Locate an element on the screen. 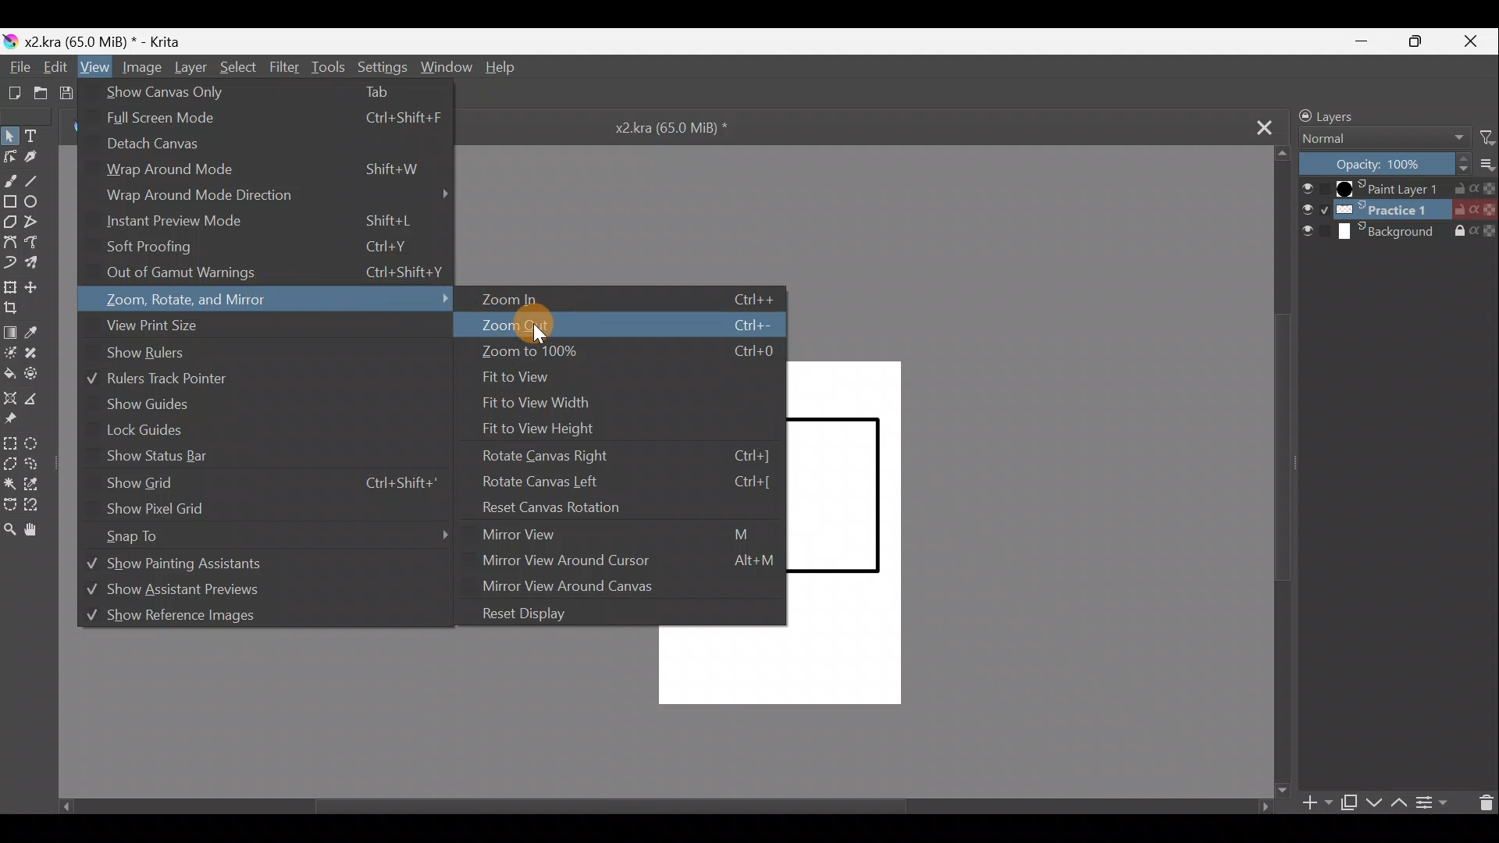  Layer opacity is located at coordinates (1386, 165).